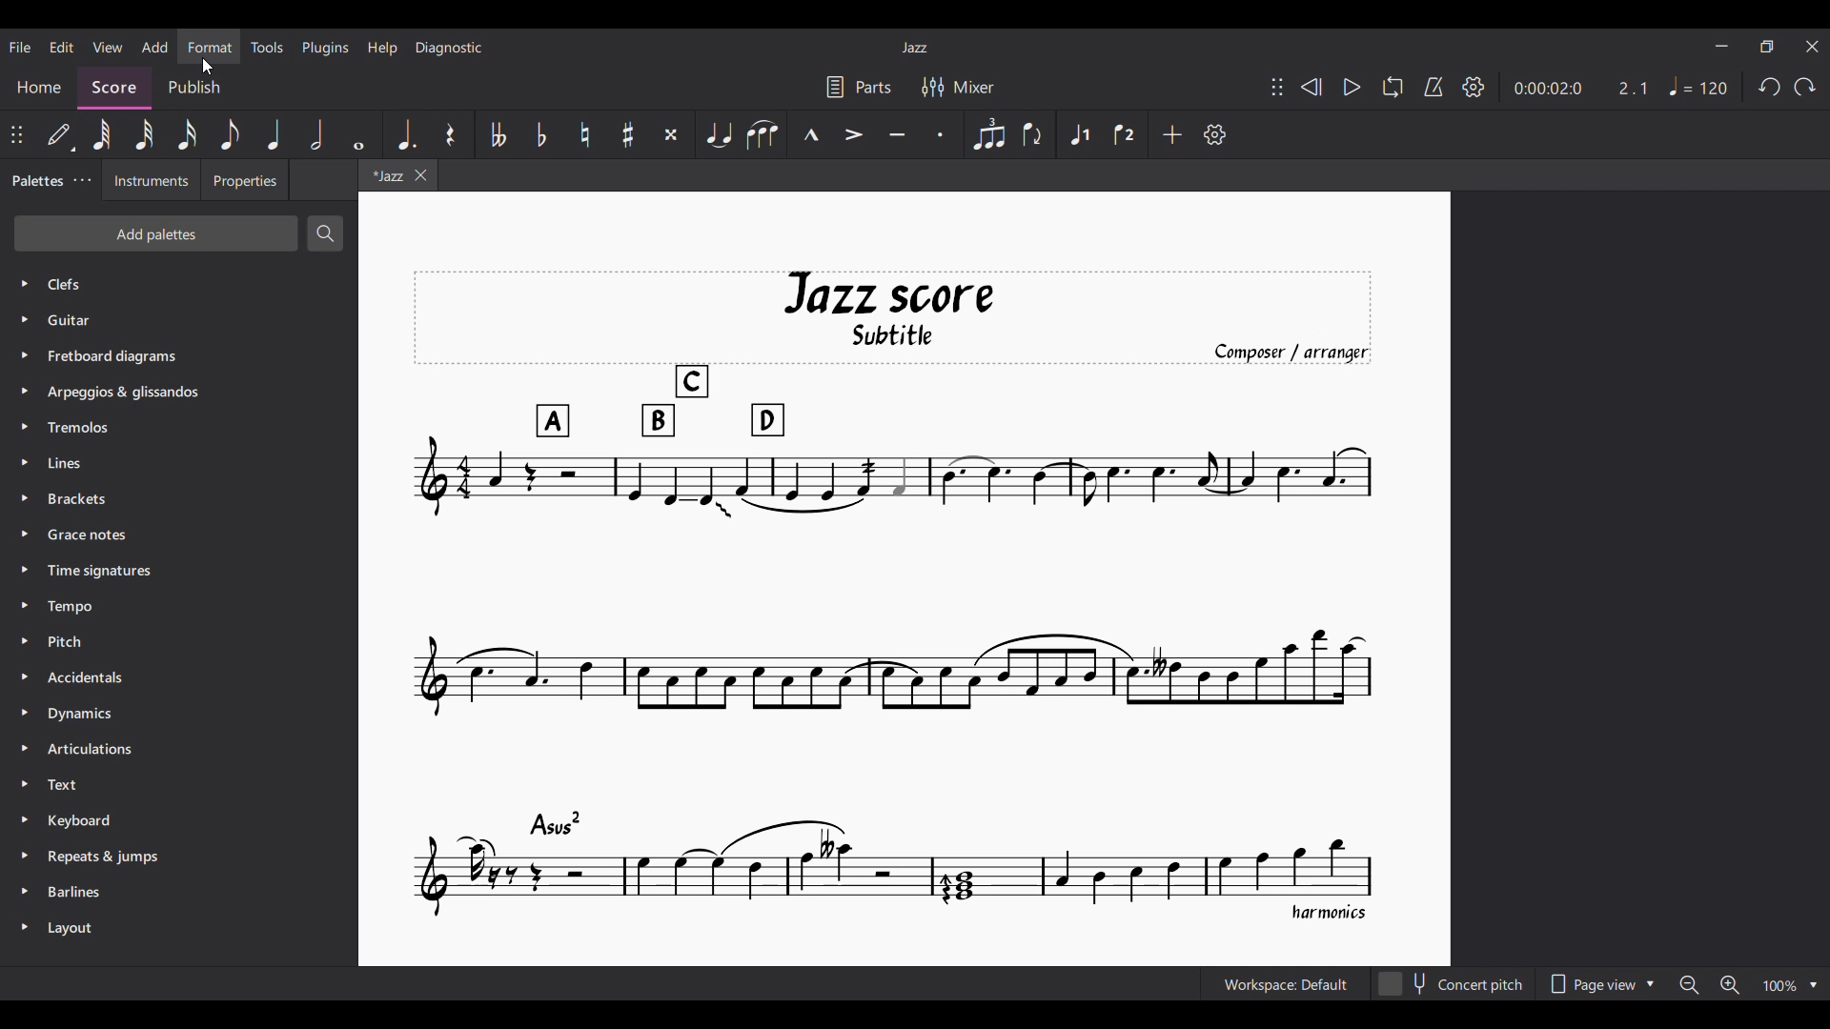 This screenshot has height=1029, width=1830. What do you see at coordinates (1698, 86) in the screenshot?
I see `Tempo` at bounding box center [1698, 86].